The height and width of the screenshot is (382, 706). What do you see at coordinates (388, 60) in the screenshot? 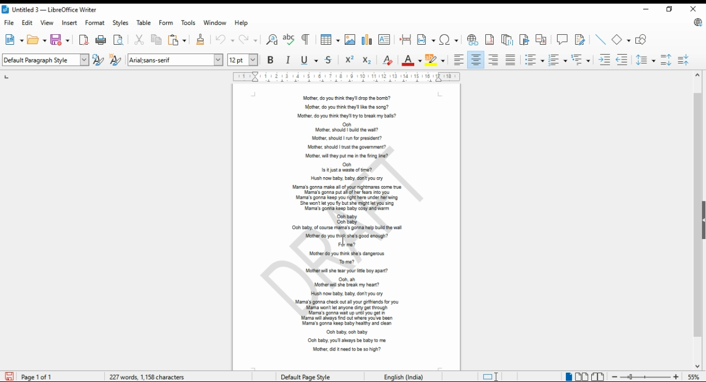
I see `clear direct formatting` at bounding box center [388, 60].